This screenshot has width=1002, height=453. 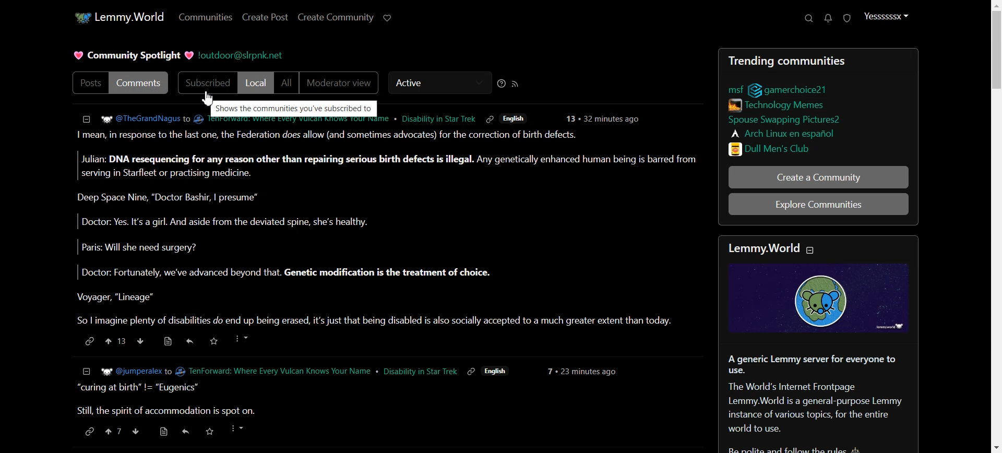 I want to click on bookmark, so click(x=161, y=431).